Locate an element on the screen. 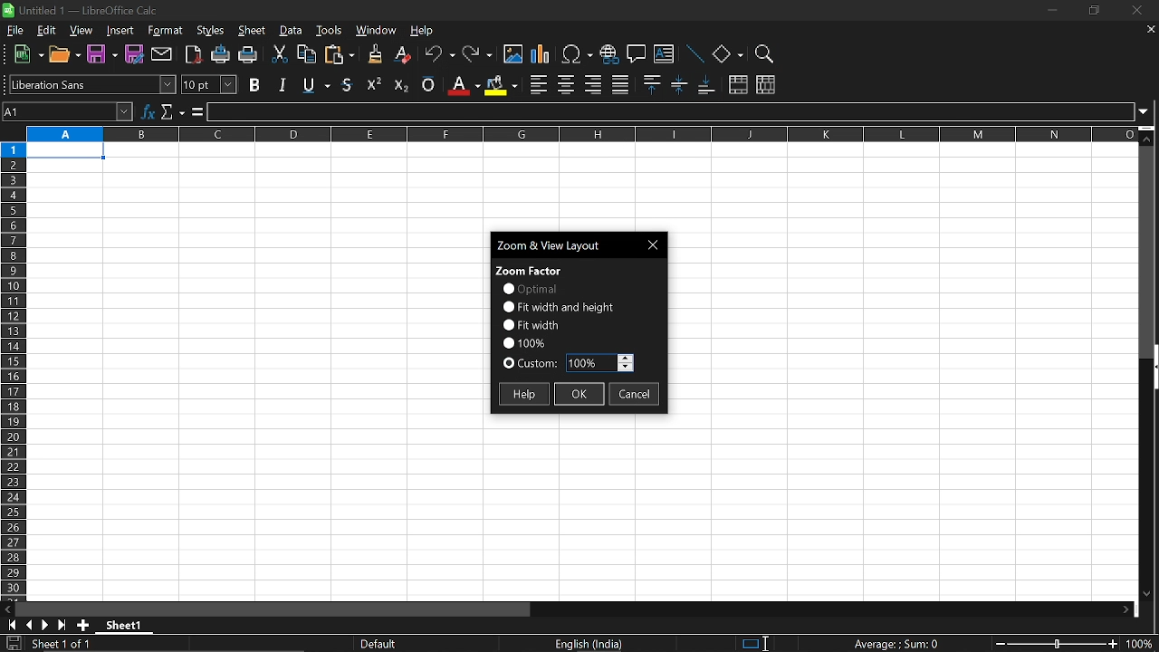 This screenshot has height=652, width=1159. ok is located at coordinates (579, 396).